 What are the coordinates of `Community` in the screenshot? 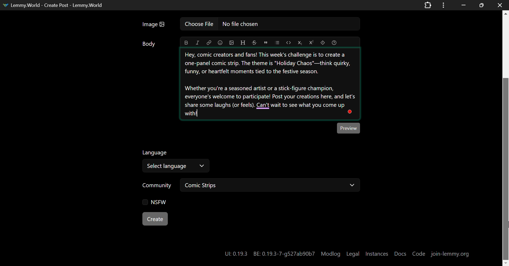 It's located at (157, 185).